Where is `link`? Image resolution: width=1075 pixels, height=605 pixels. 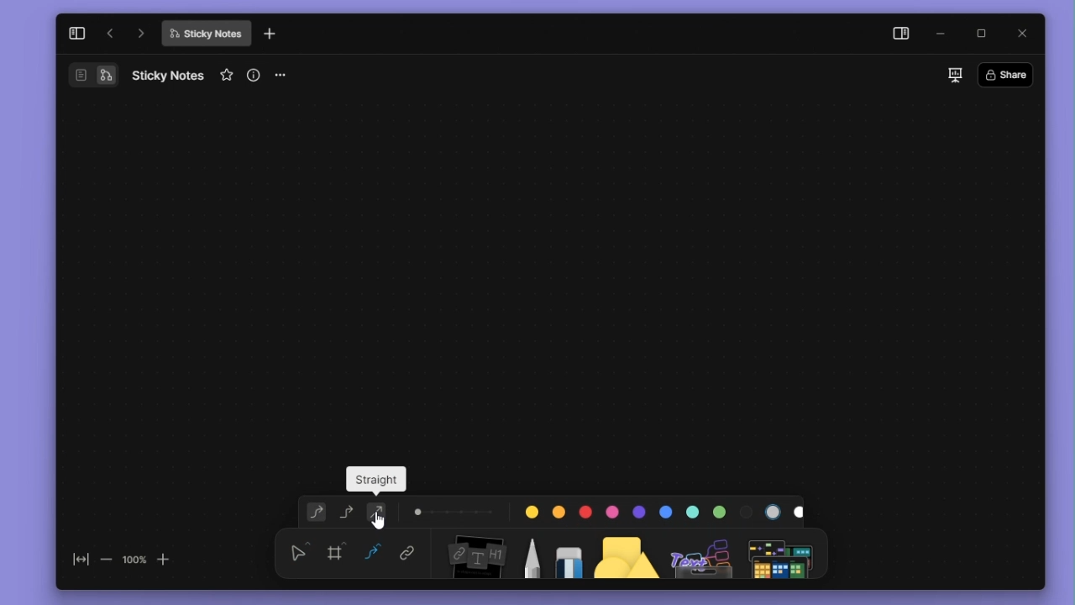 link is located at coordinates (407, 555).